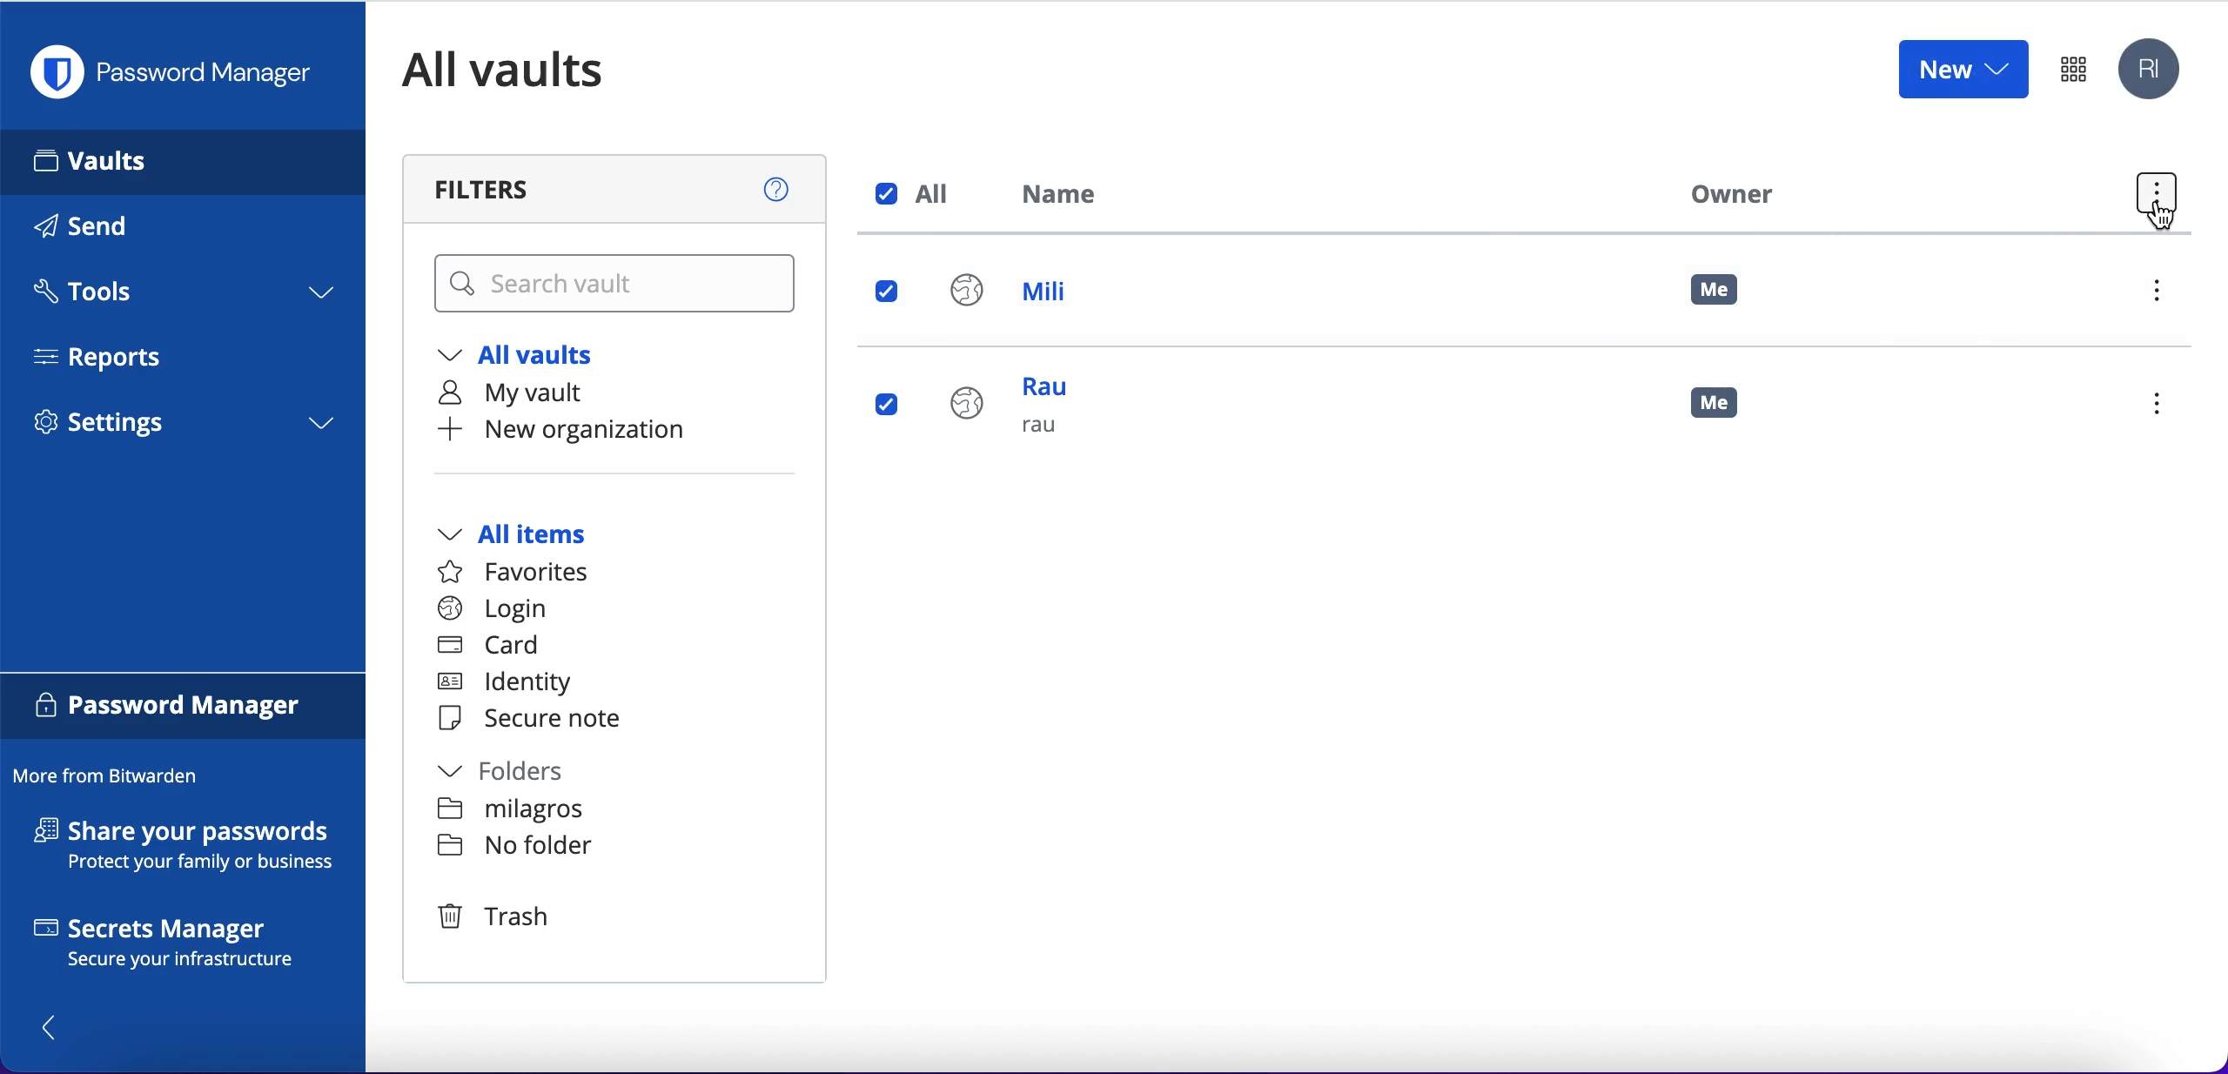 This screenshot has height=1074, width=2228. I want to click on no folder, so click(515, 812).